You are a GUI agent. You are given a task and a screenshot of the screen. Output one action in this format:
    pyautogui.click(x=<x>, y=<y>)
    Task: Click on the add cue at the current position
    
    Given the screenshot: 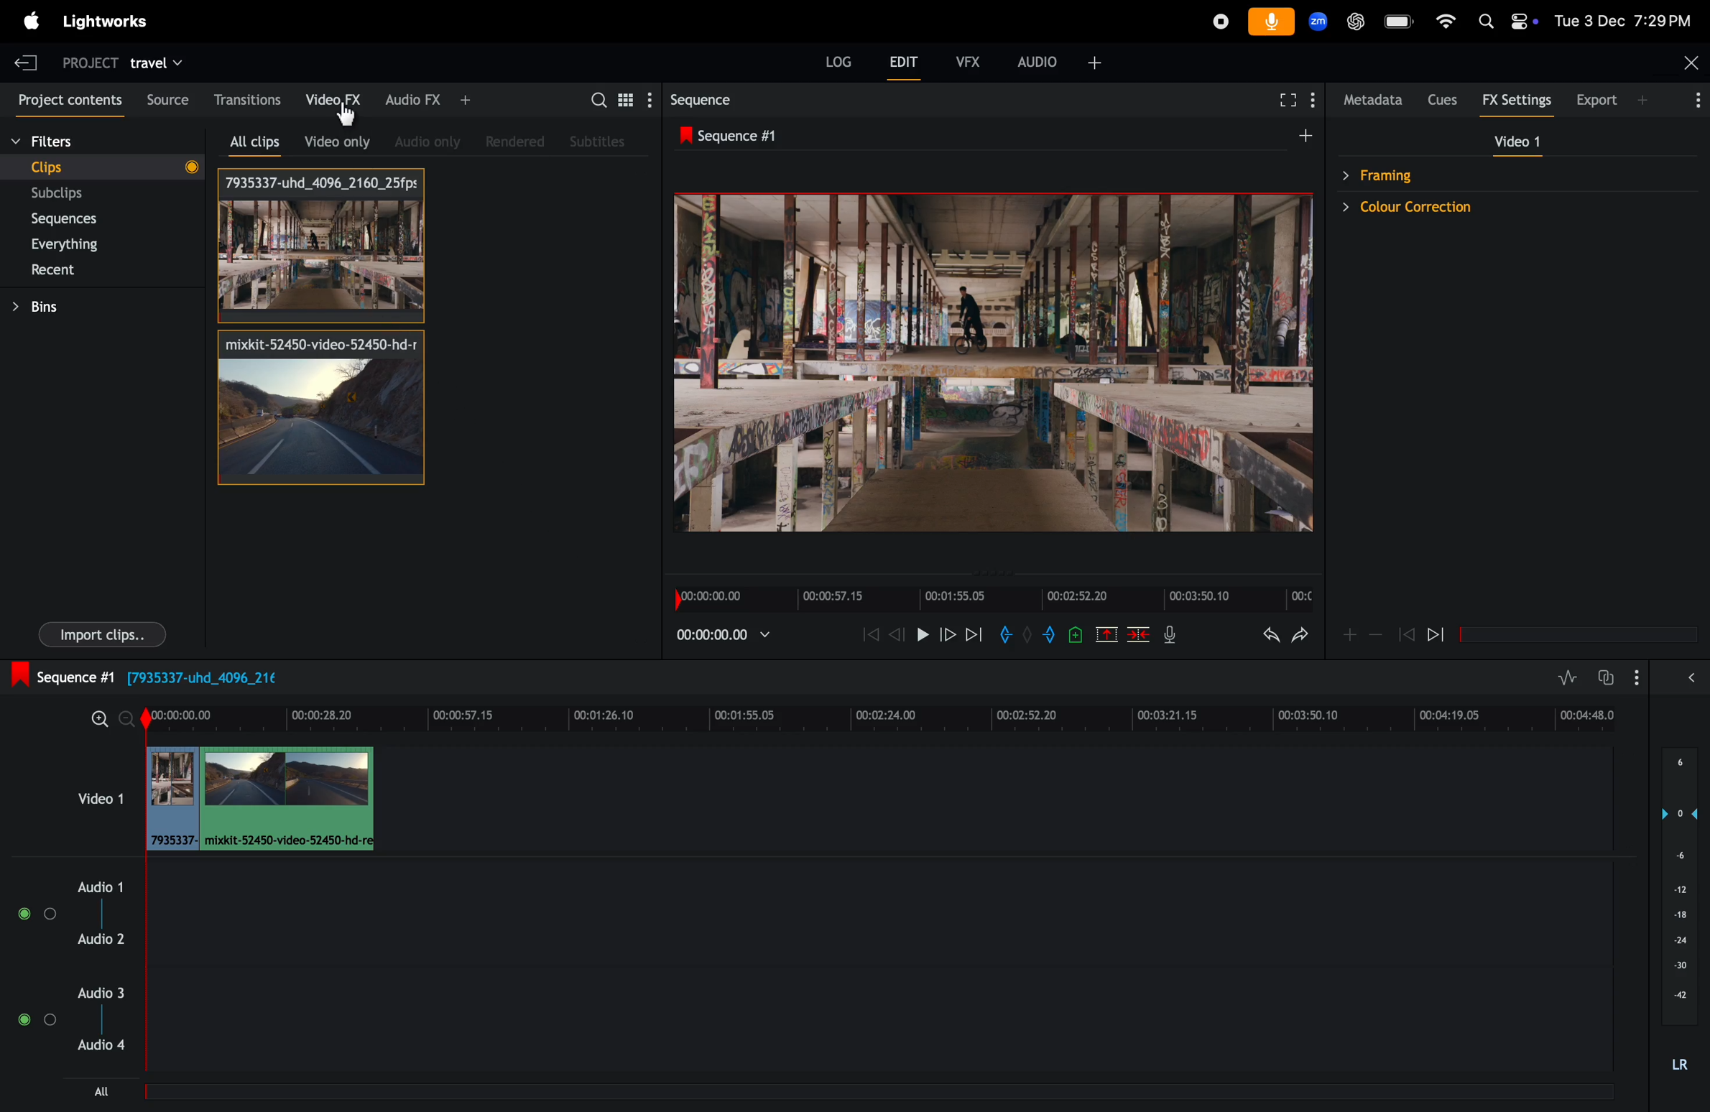 What is the action you would take?
    pyautogui.click(x=1073, y=634)
    